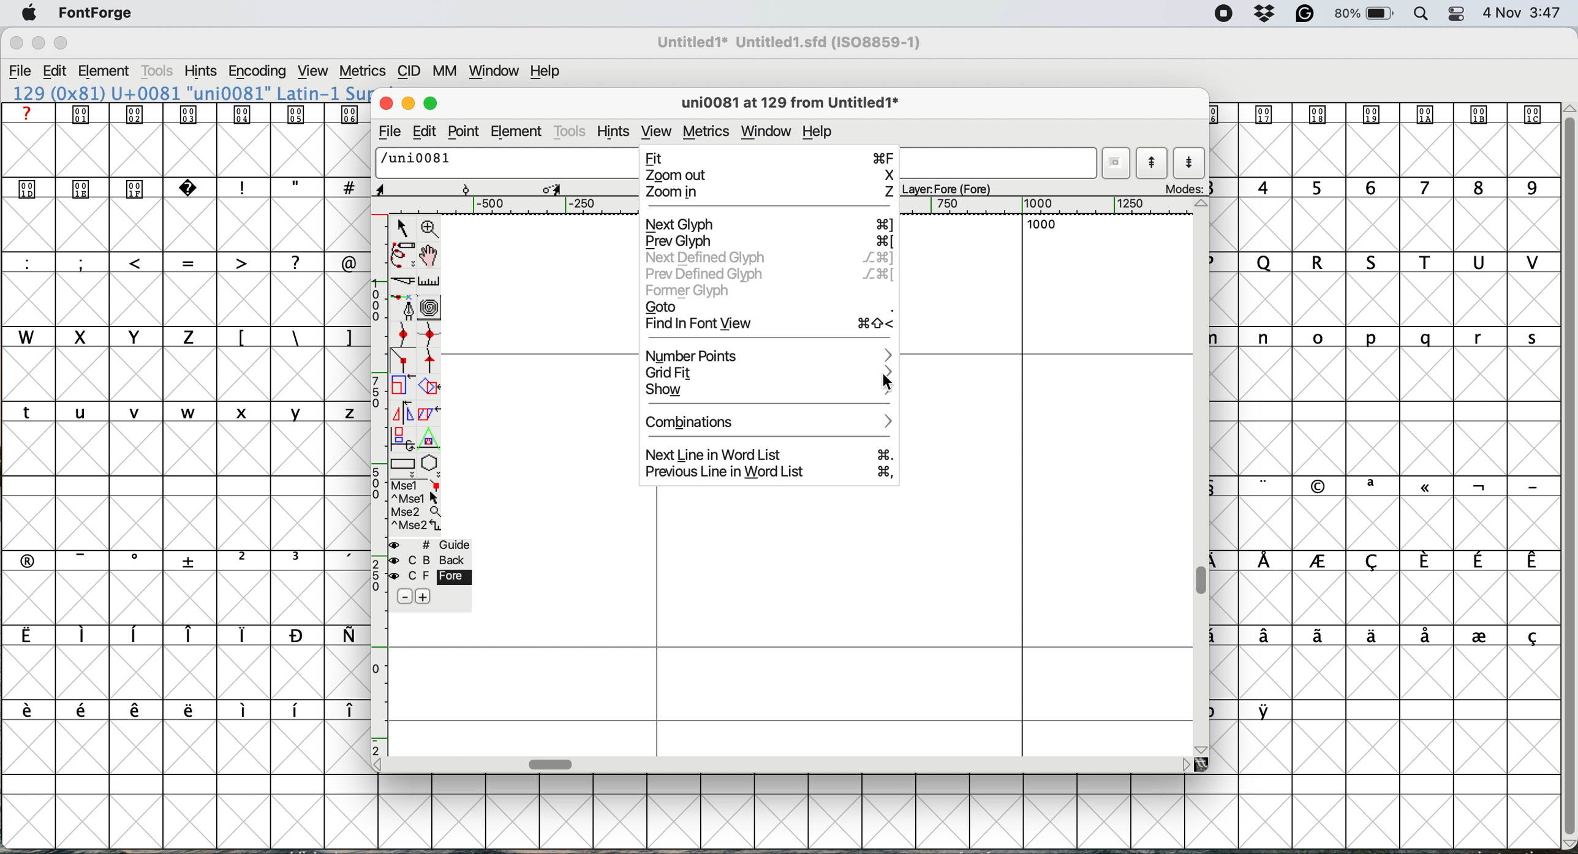 The image size is (1578, 854). Describe the element at coordinates (380, 766) in the screenshot. I see `Scroll Button` at that location.